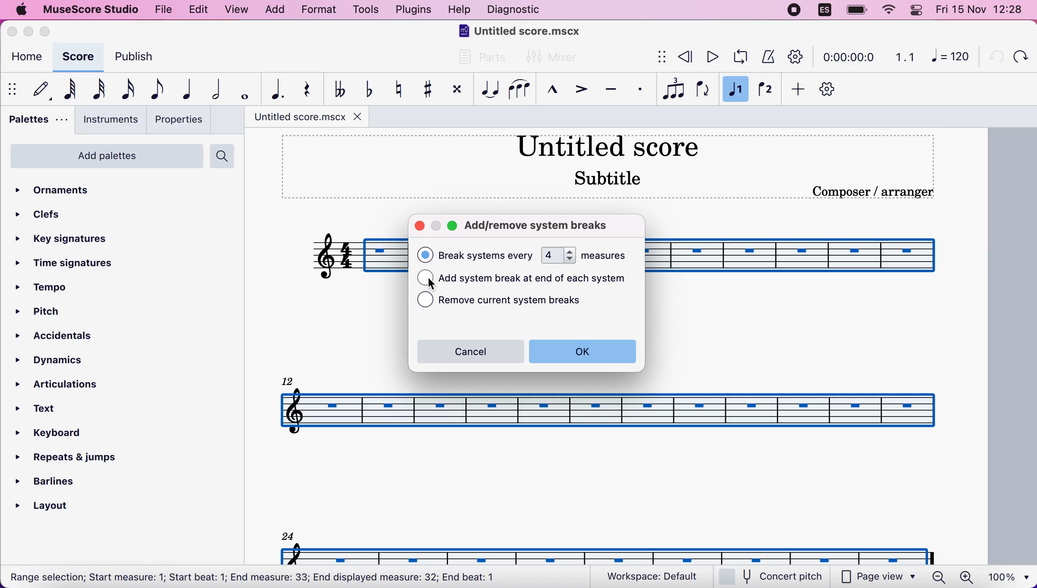 The image size is (1037, 588). Describe the element at coordinates (60, 360) in the screenshot. I see `dynamics` at that location.